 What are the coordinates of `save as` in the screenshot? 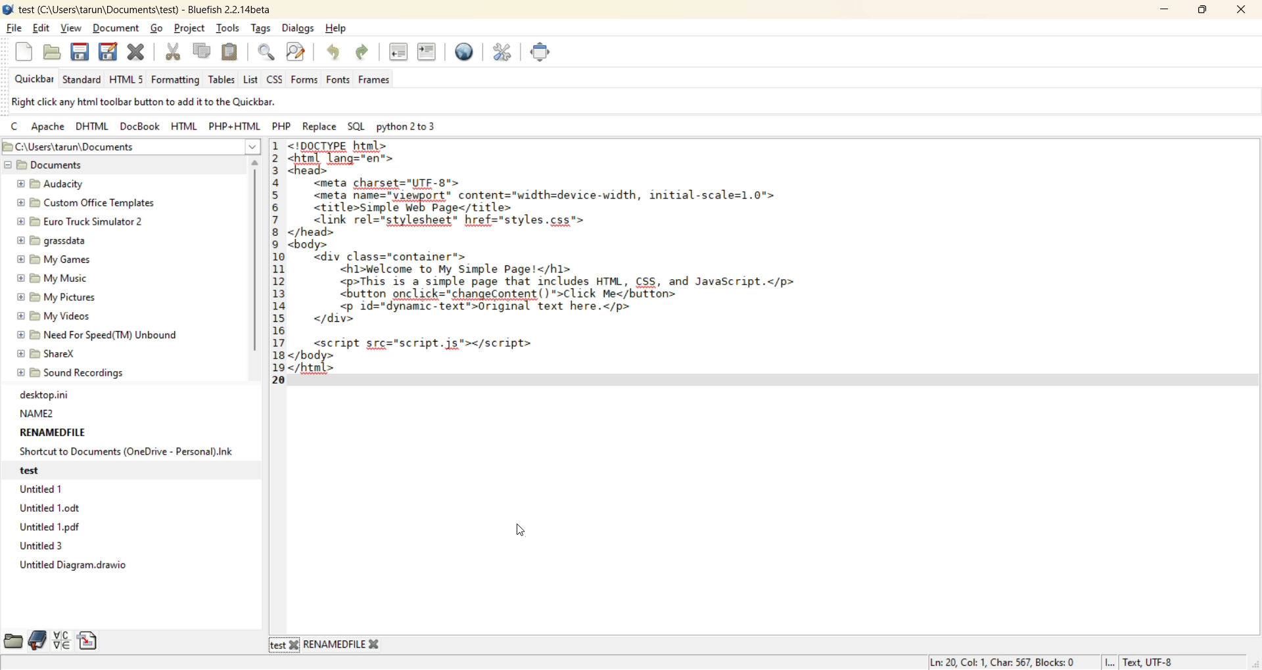 It's located at (110, 53).